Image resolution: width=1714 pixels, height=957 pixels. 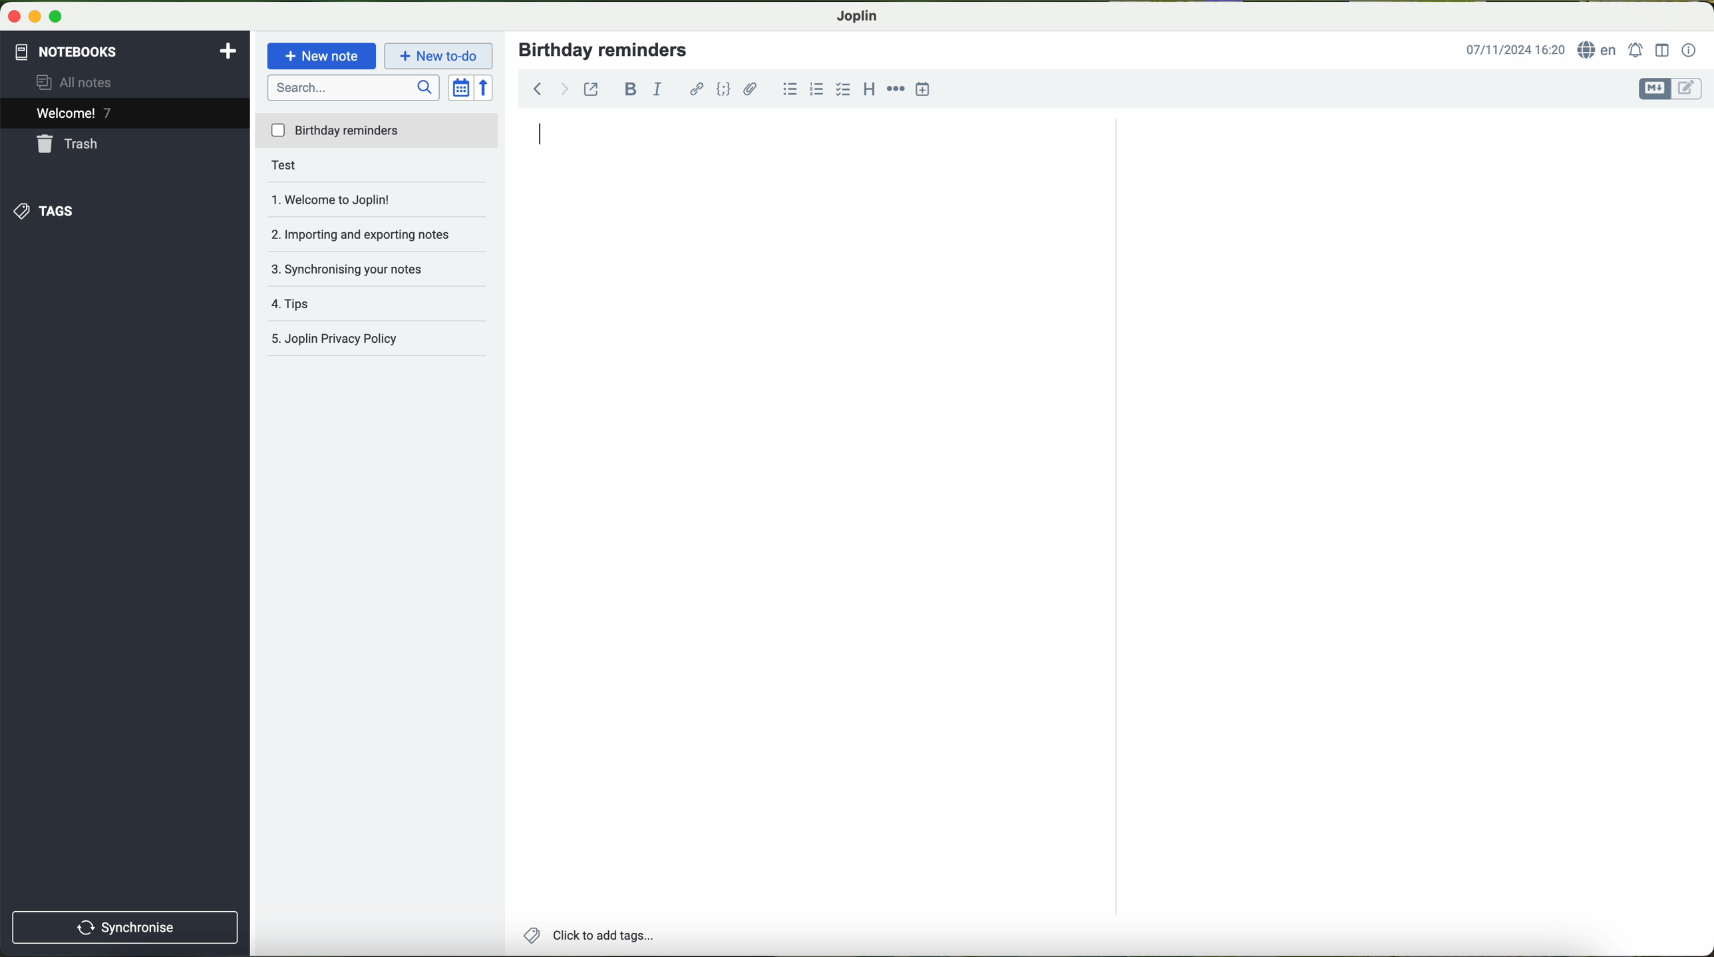 I want to click on importing and exporting notes, so click(x=367, y=231).